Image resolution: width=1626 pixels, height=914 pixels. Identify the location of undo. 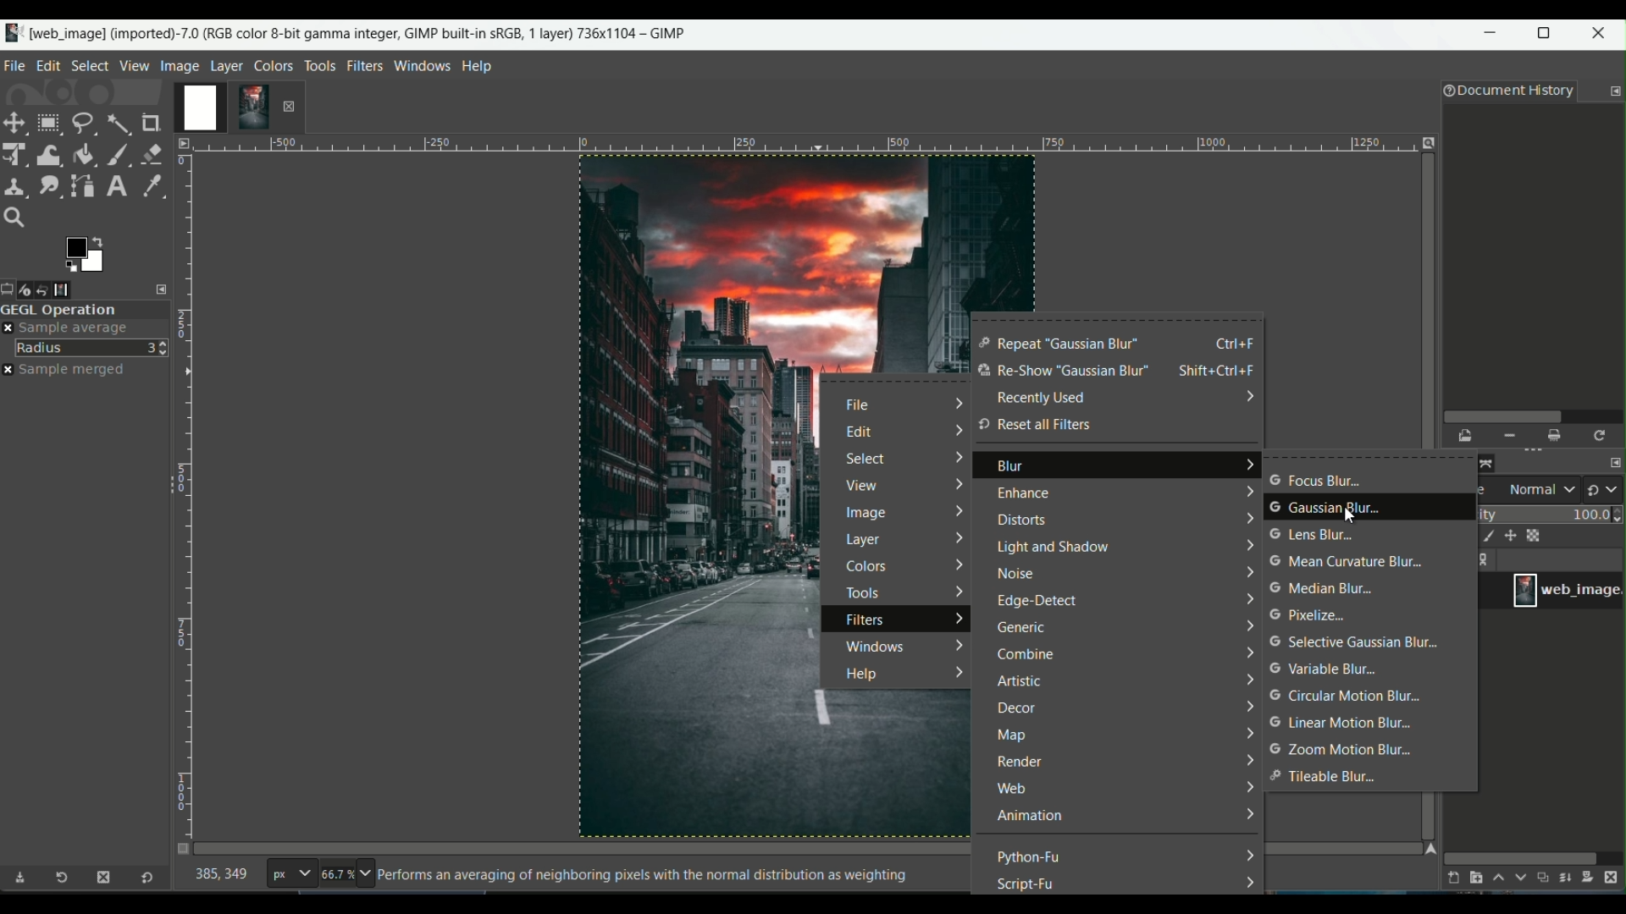
(53, 289).